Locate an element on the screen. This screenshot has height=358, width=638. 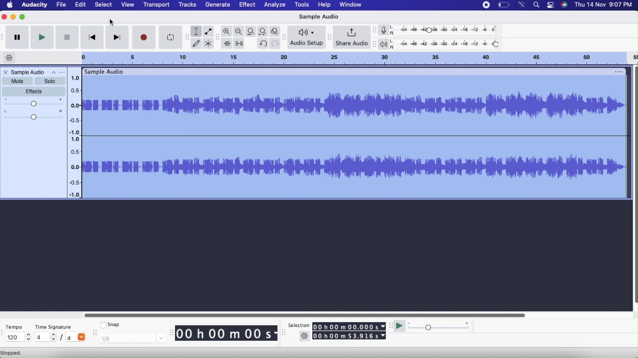
Stop is located at coordinates (486, 5).